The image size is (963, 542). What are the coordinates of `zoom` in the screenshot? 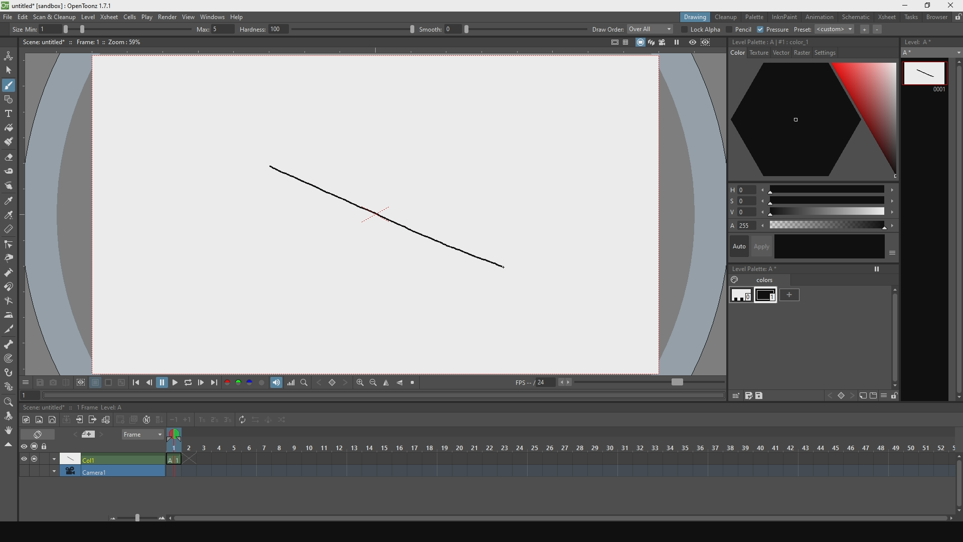 It's located at (10, 402).